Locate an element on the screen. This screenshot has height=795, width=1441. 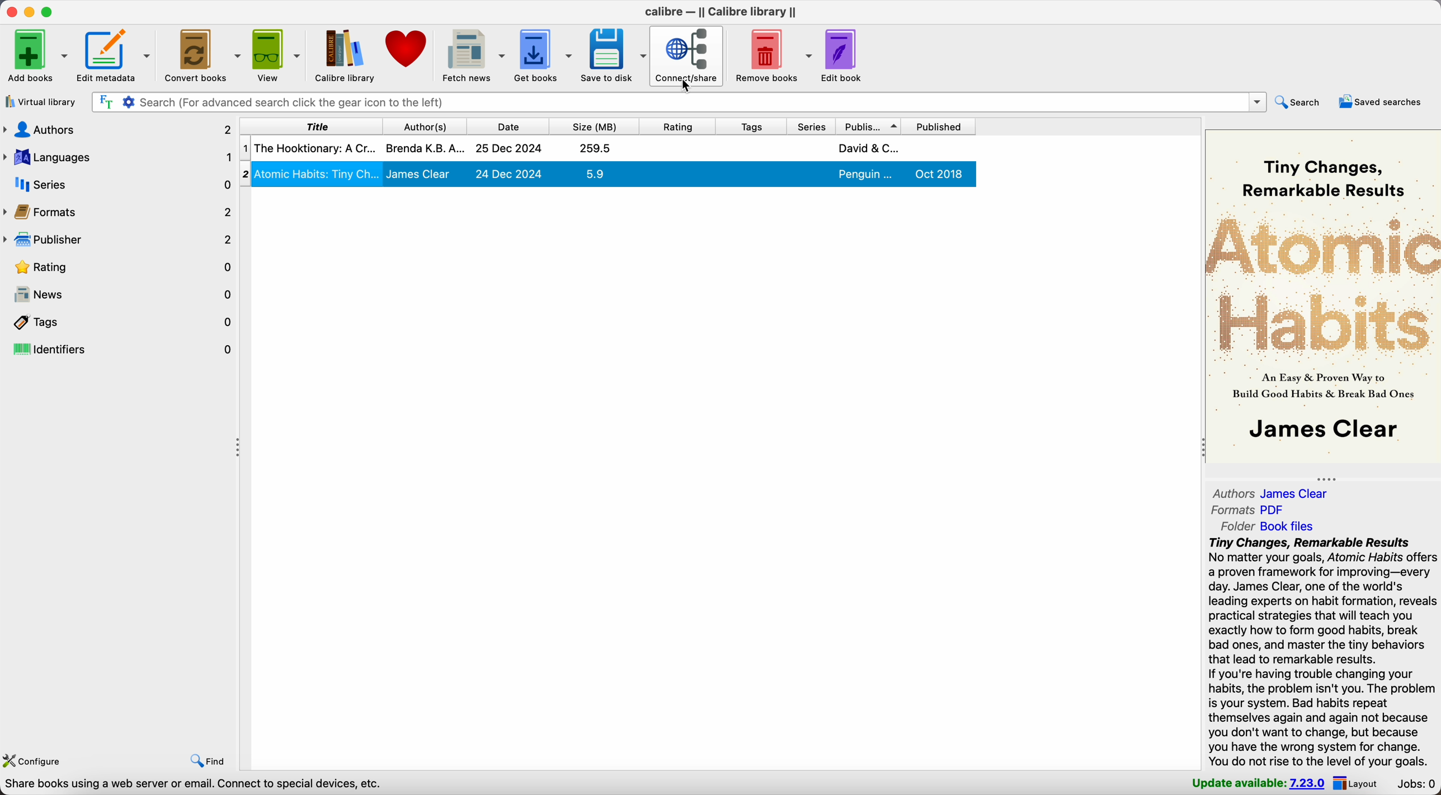
publisher is located at coordinates (118, 239).